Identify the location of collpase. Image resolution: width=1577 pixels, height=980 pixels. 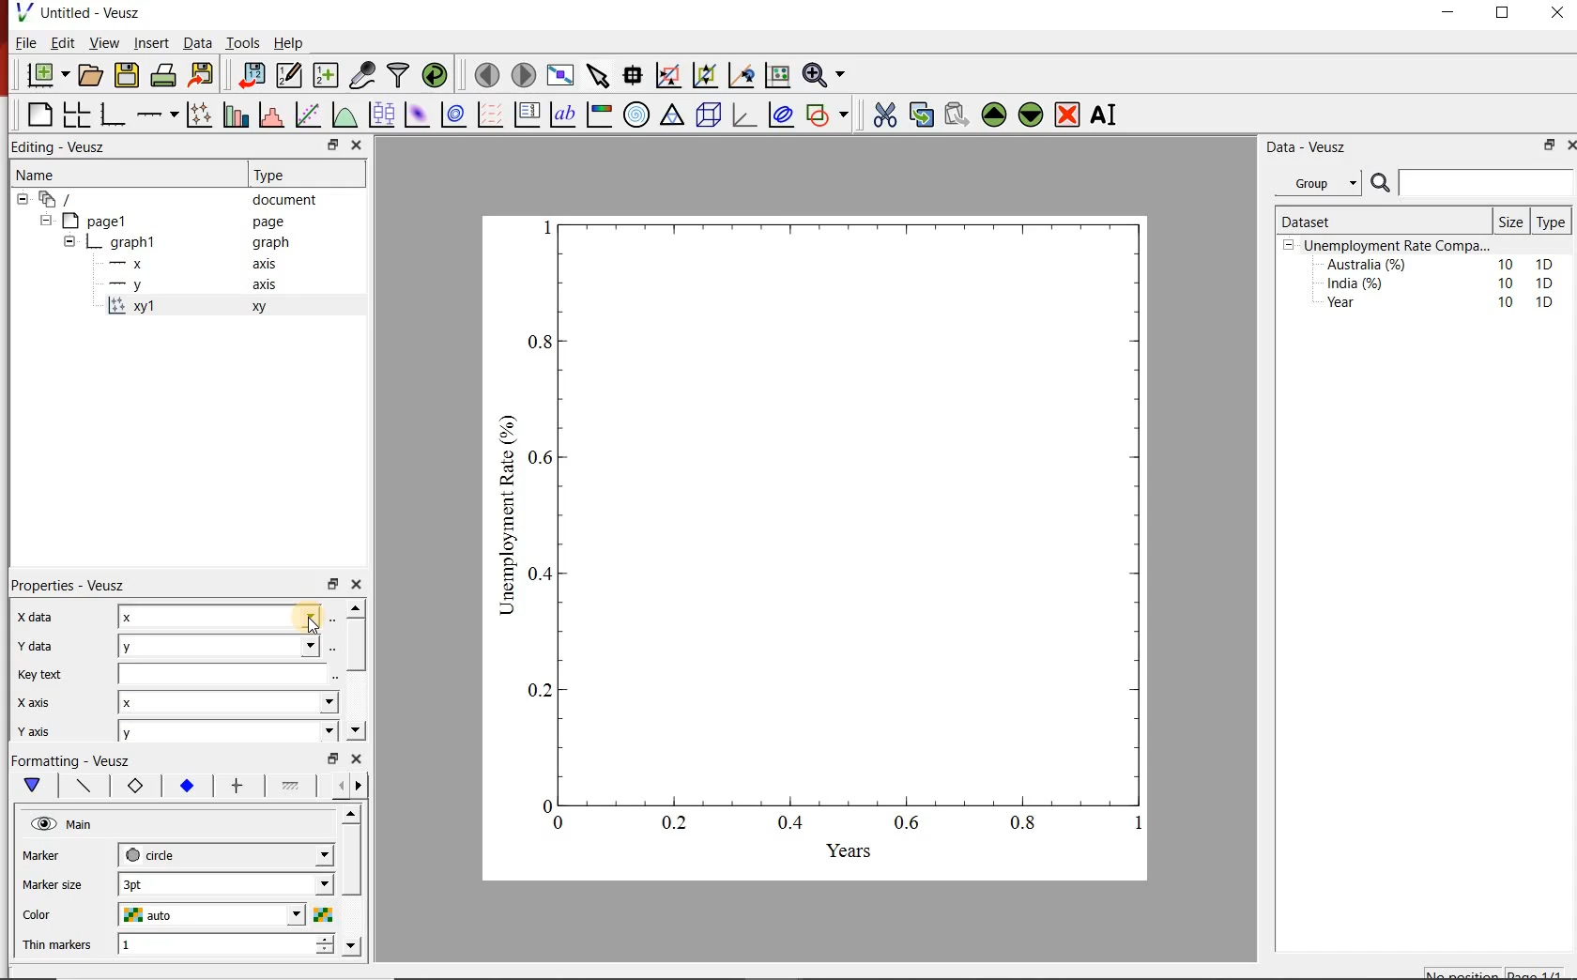
(1289, 246).